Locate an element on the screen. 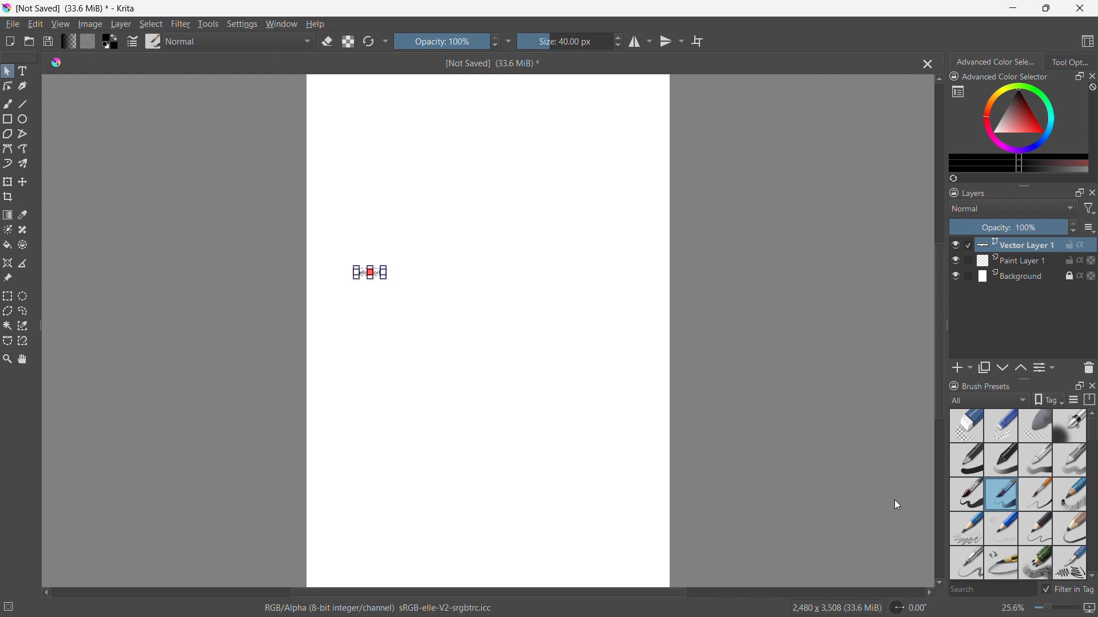 The height and width of the screenshot is (617, 1098). ellipse tool is located at coordinates (22, 119).